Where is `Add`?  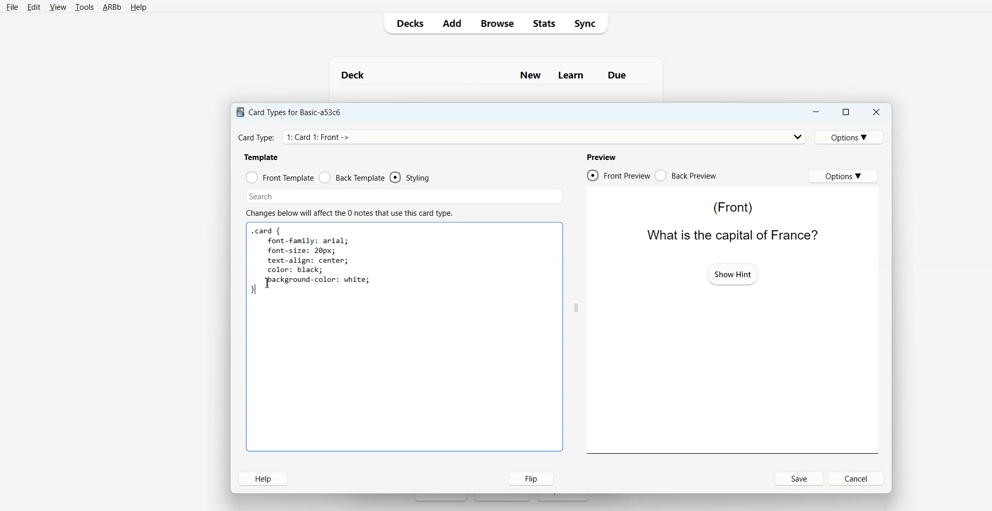
Add is located at coordinates (452, 23).